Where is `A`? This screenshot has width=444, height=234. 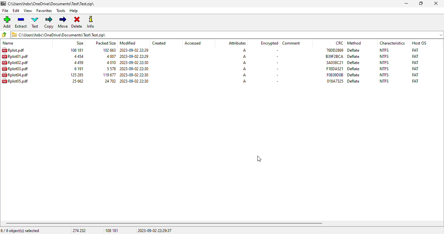 A is located at coordinates (244, 63).